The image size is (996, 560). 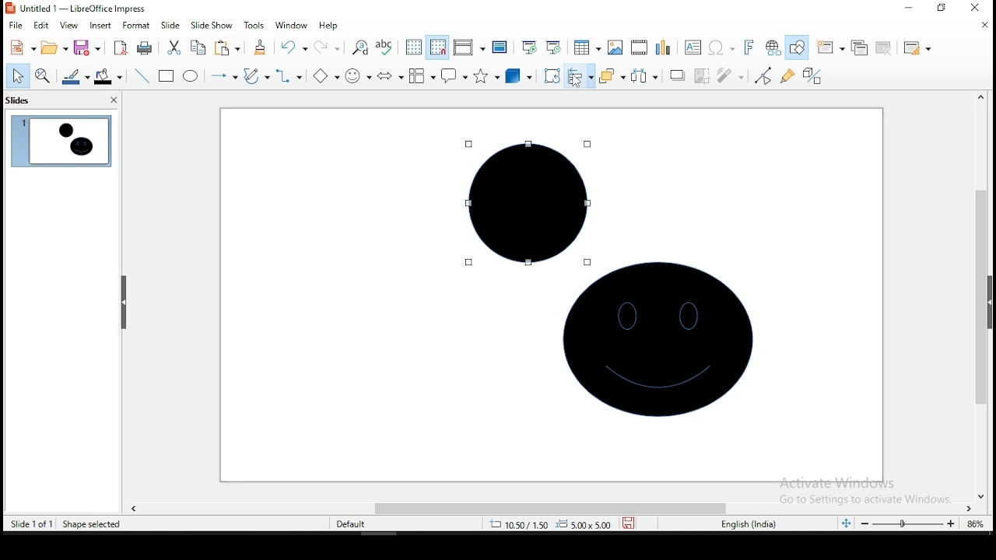 What do you see at coordinates (909, 8) in the screenshot?
I see `minimize` at bounding box center [909, 8].